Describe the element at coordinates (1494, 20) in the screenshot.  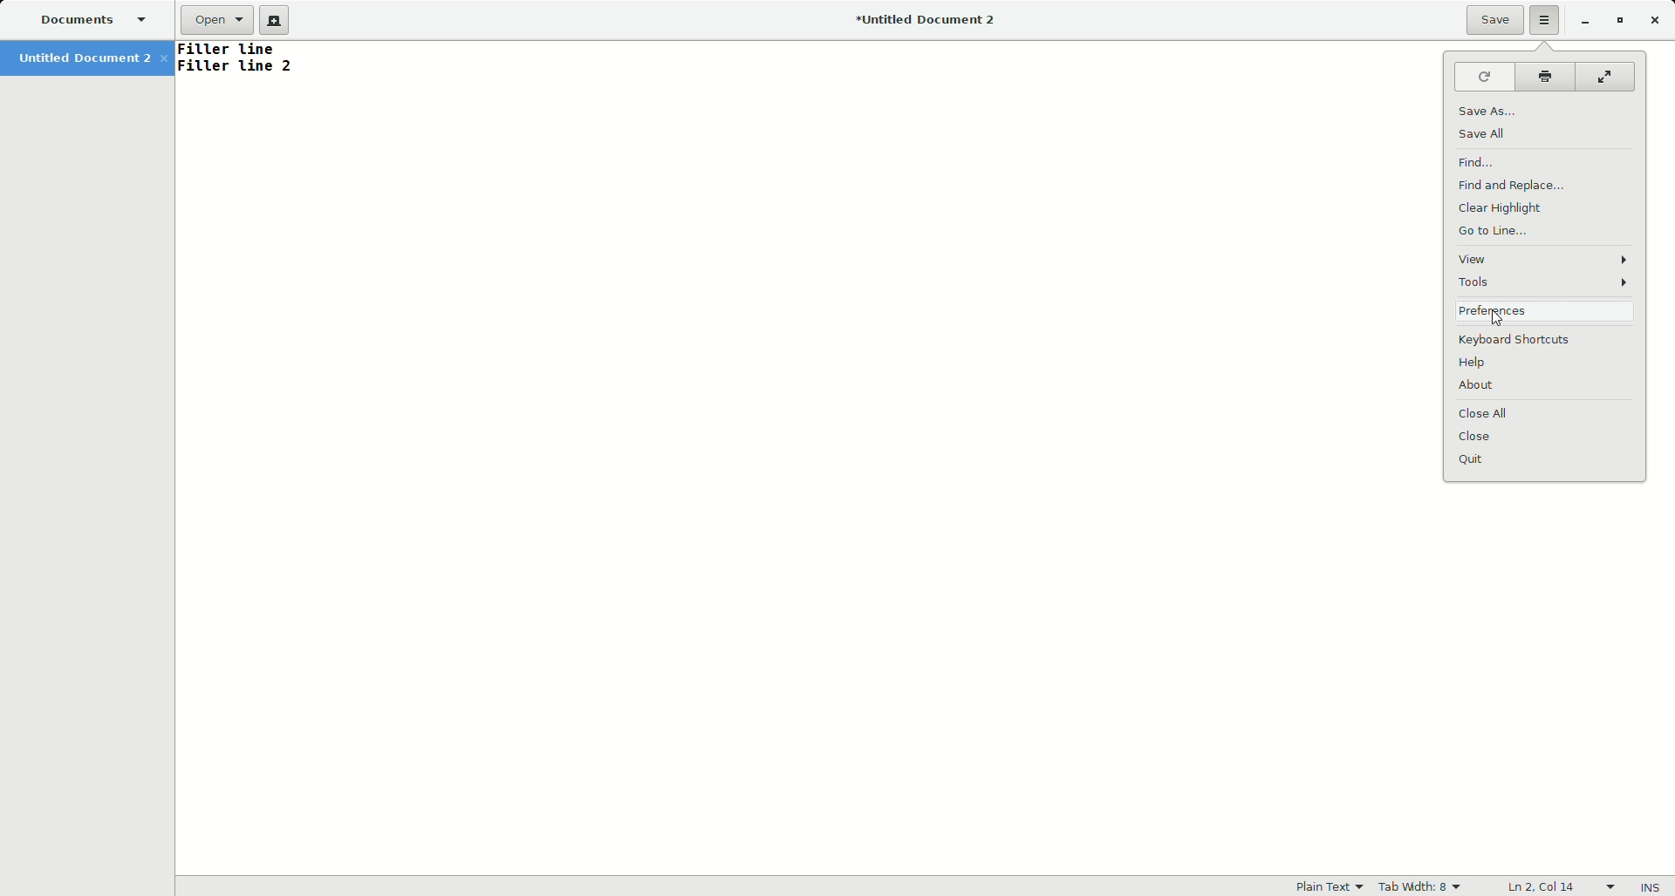
I see `Save` at that location.